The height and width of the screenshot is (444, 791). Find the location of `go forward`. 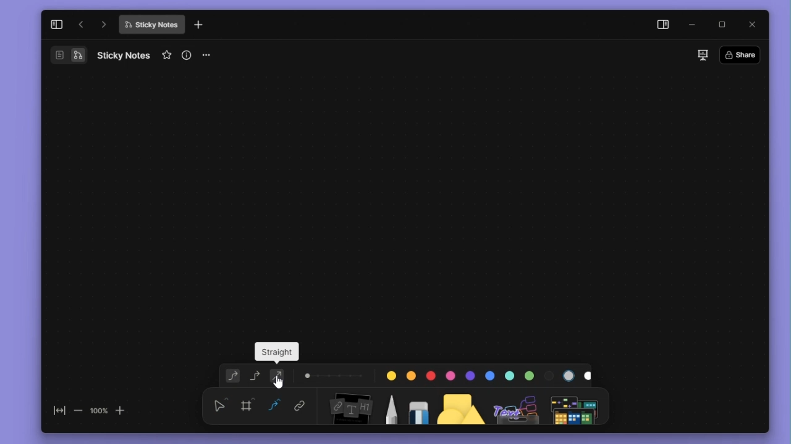

go forward is located at coordinates (104, 24).